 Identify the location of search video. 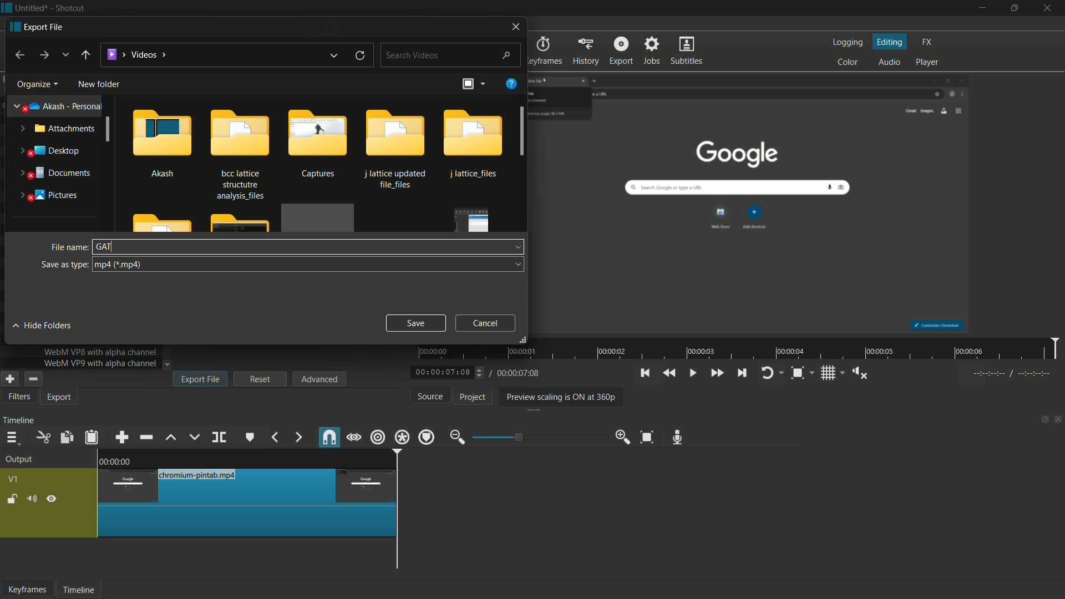
(451, 54).